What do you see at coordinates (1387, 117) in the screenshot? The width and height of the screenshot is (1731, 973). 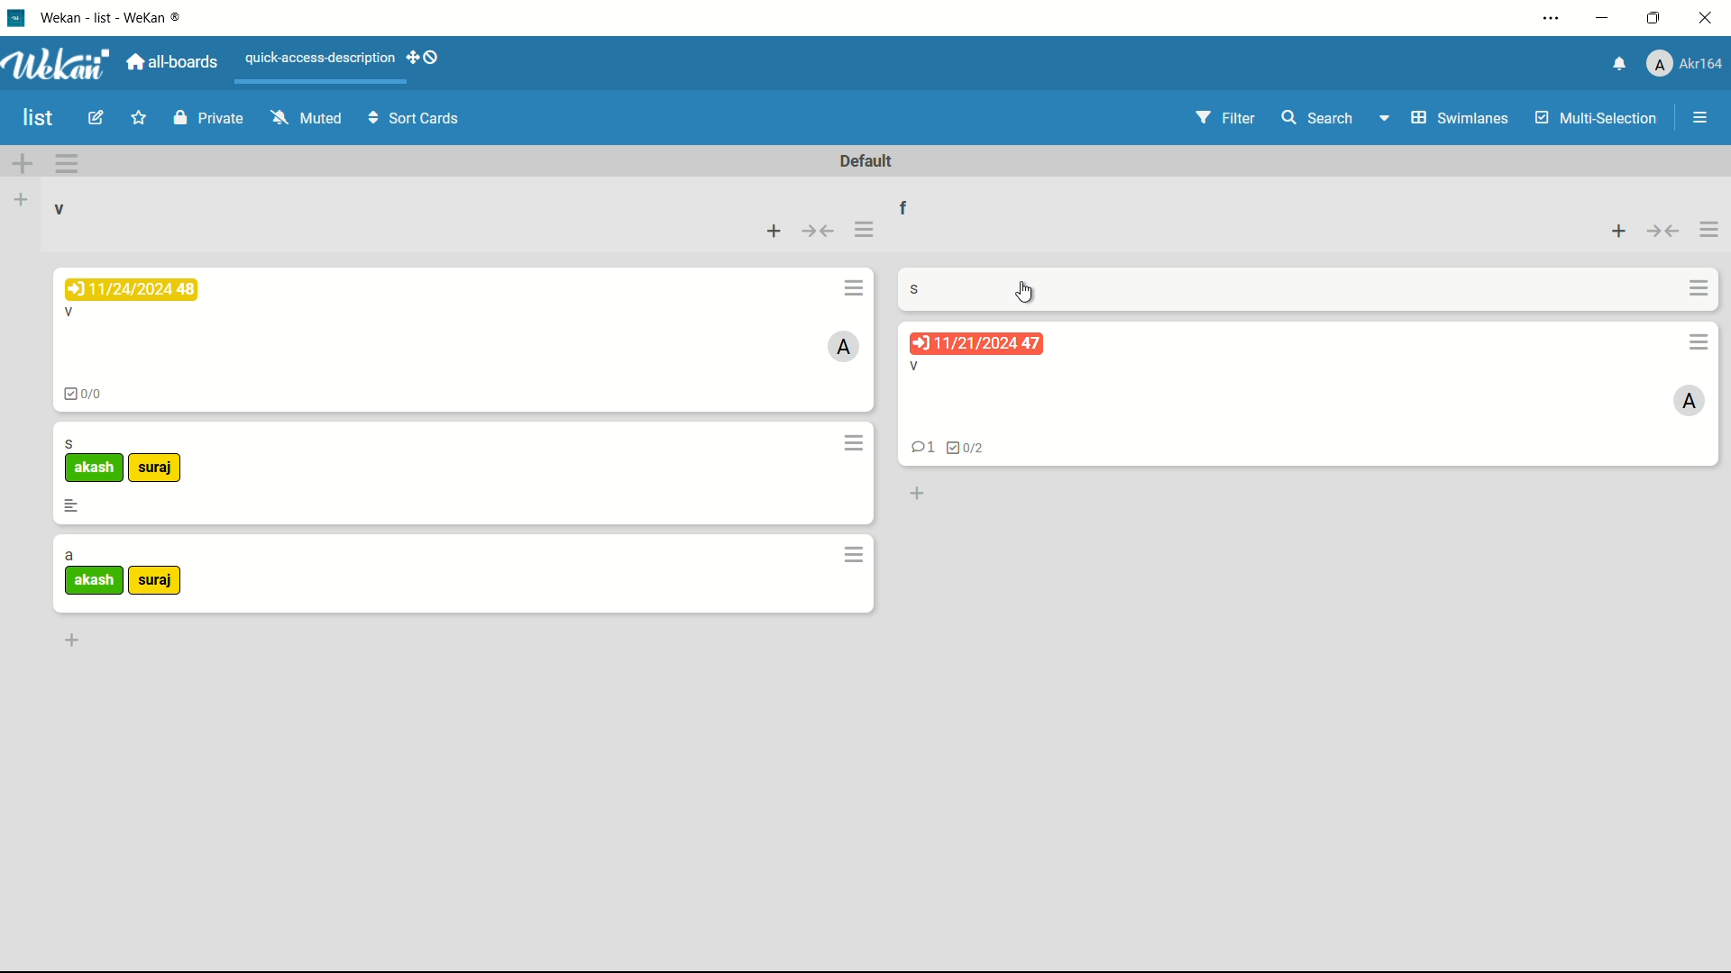 I see `Drop-down ` at bounding box center [1387, 117].